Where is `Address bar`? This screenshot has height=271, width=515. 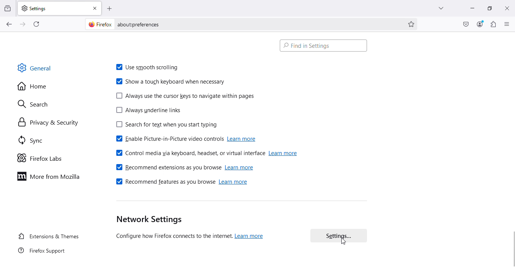
Address bar is located at coordinates (261, 24).